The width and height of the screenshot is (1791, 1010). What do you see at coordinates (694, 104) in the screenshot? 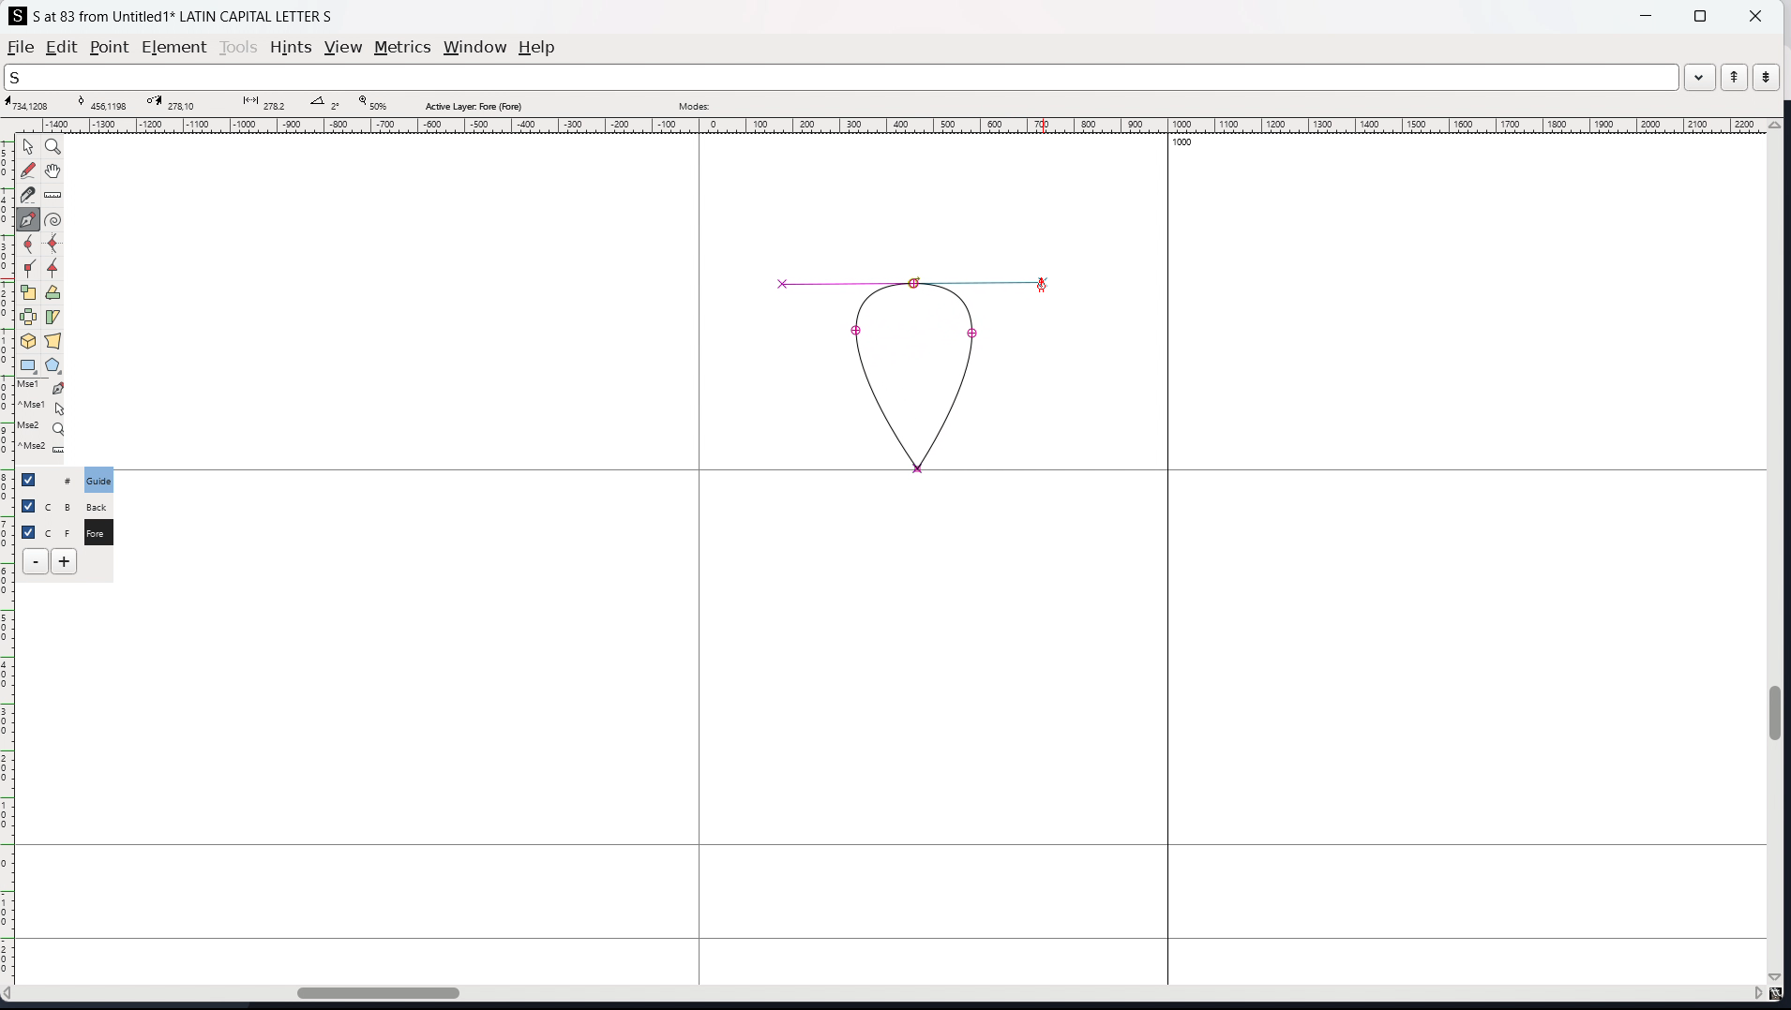
I see `modes` at bounding box center [694, 104].